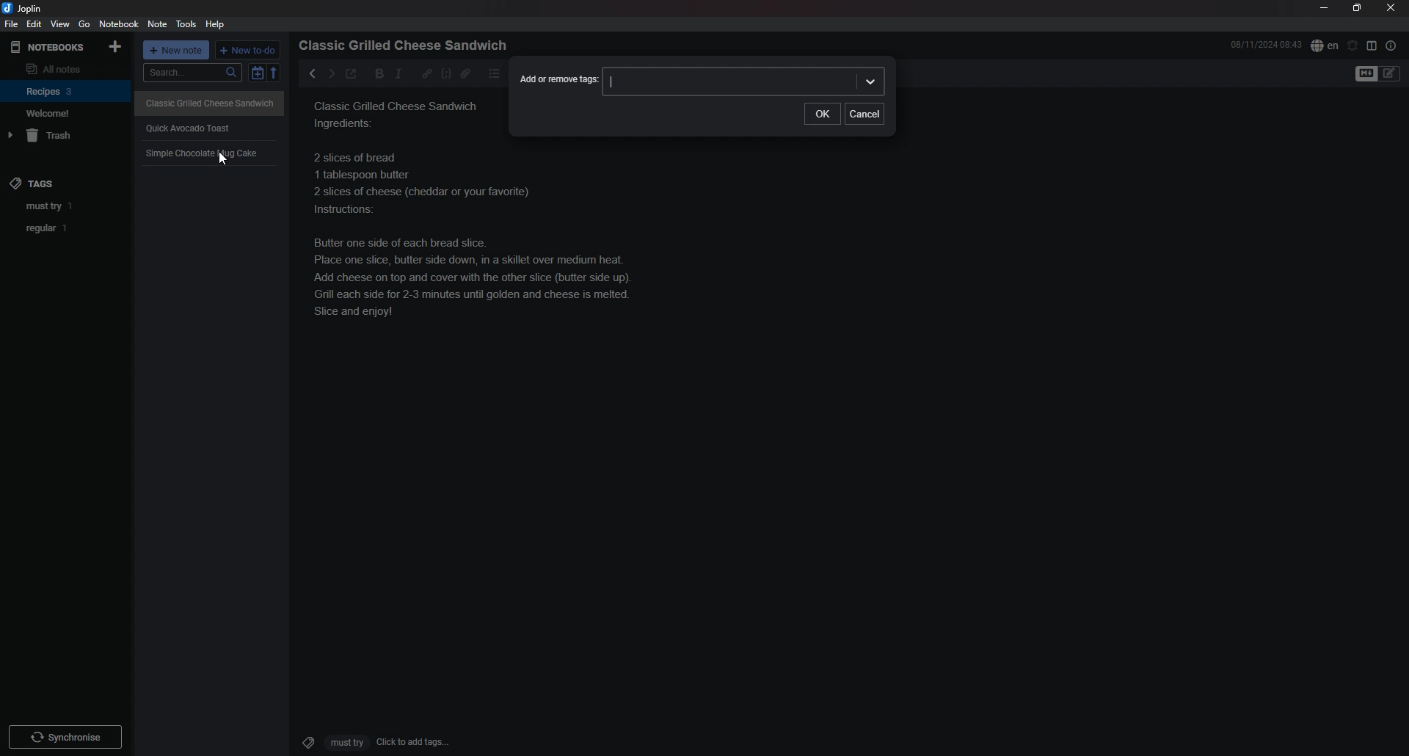  What do you see at coordinates (1379, 75) in the screenshot?
I see `toggle editor` at bounding box center [1379, 75].